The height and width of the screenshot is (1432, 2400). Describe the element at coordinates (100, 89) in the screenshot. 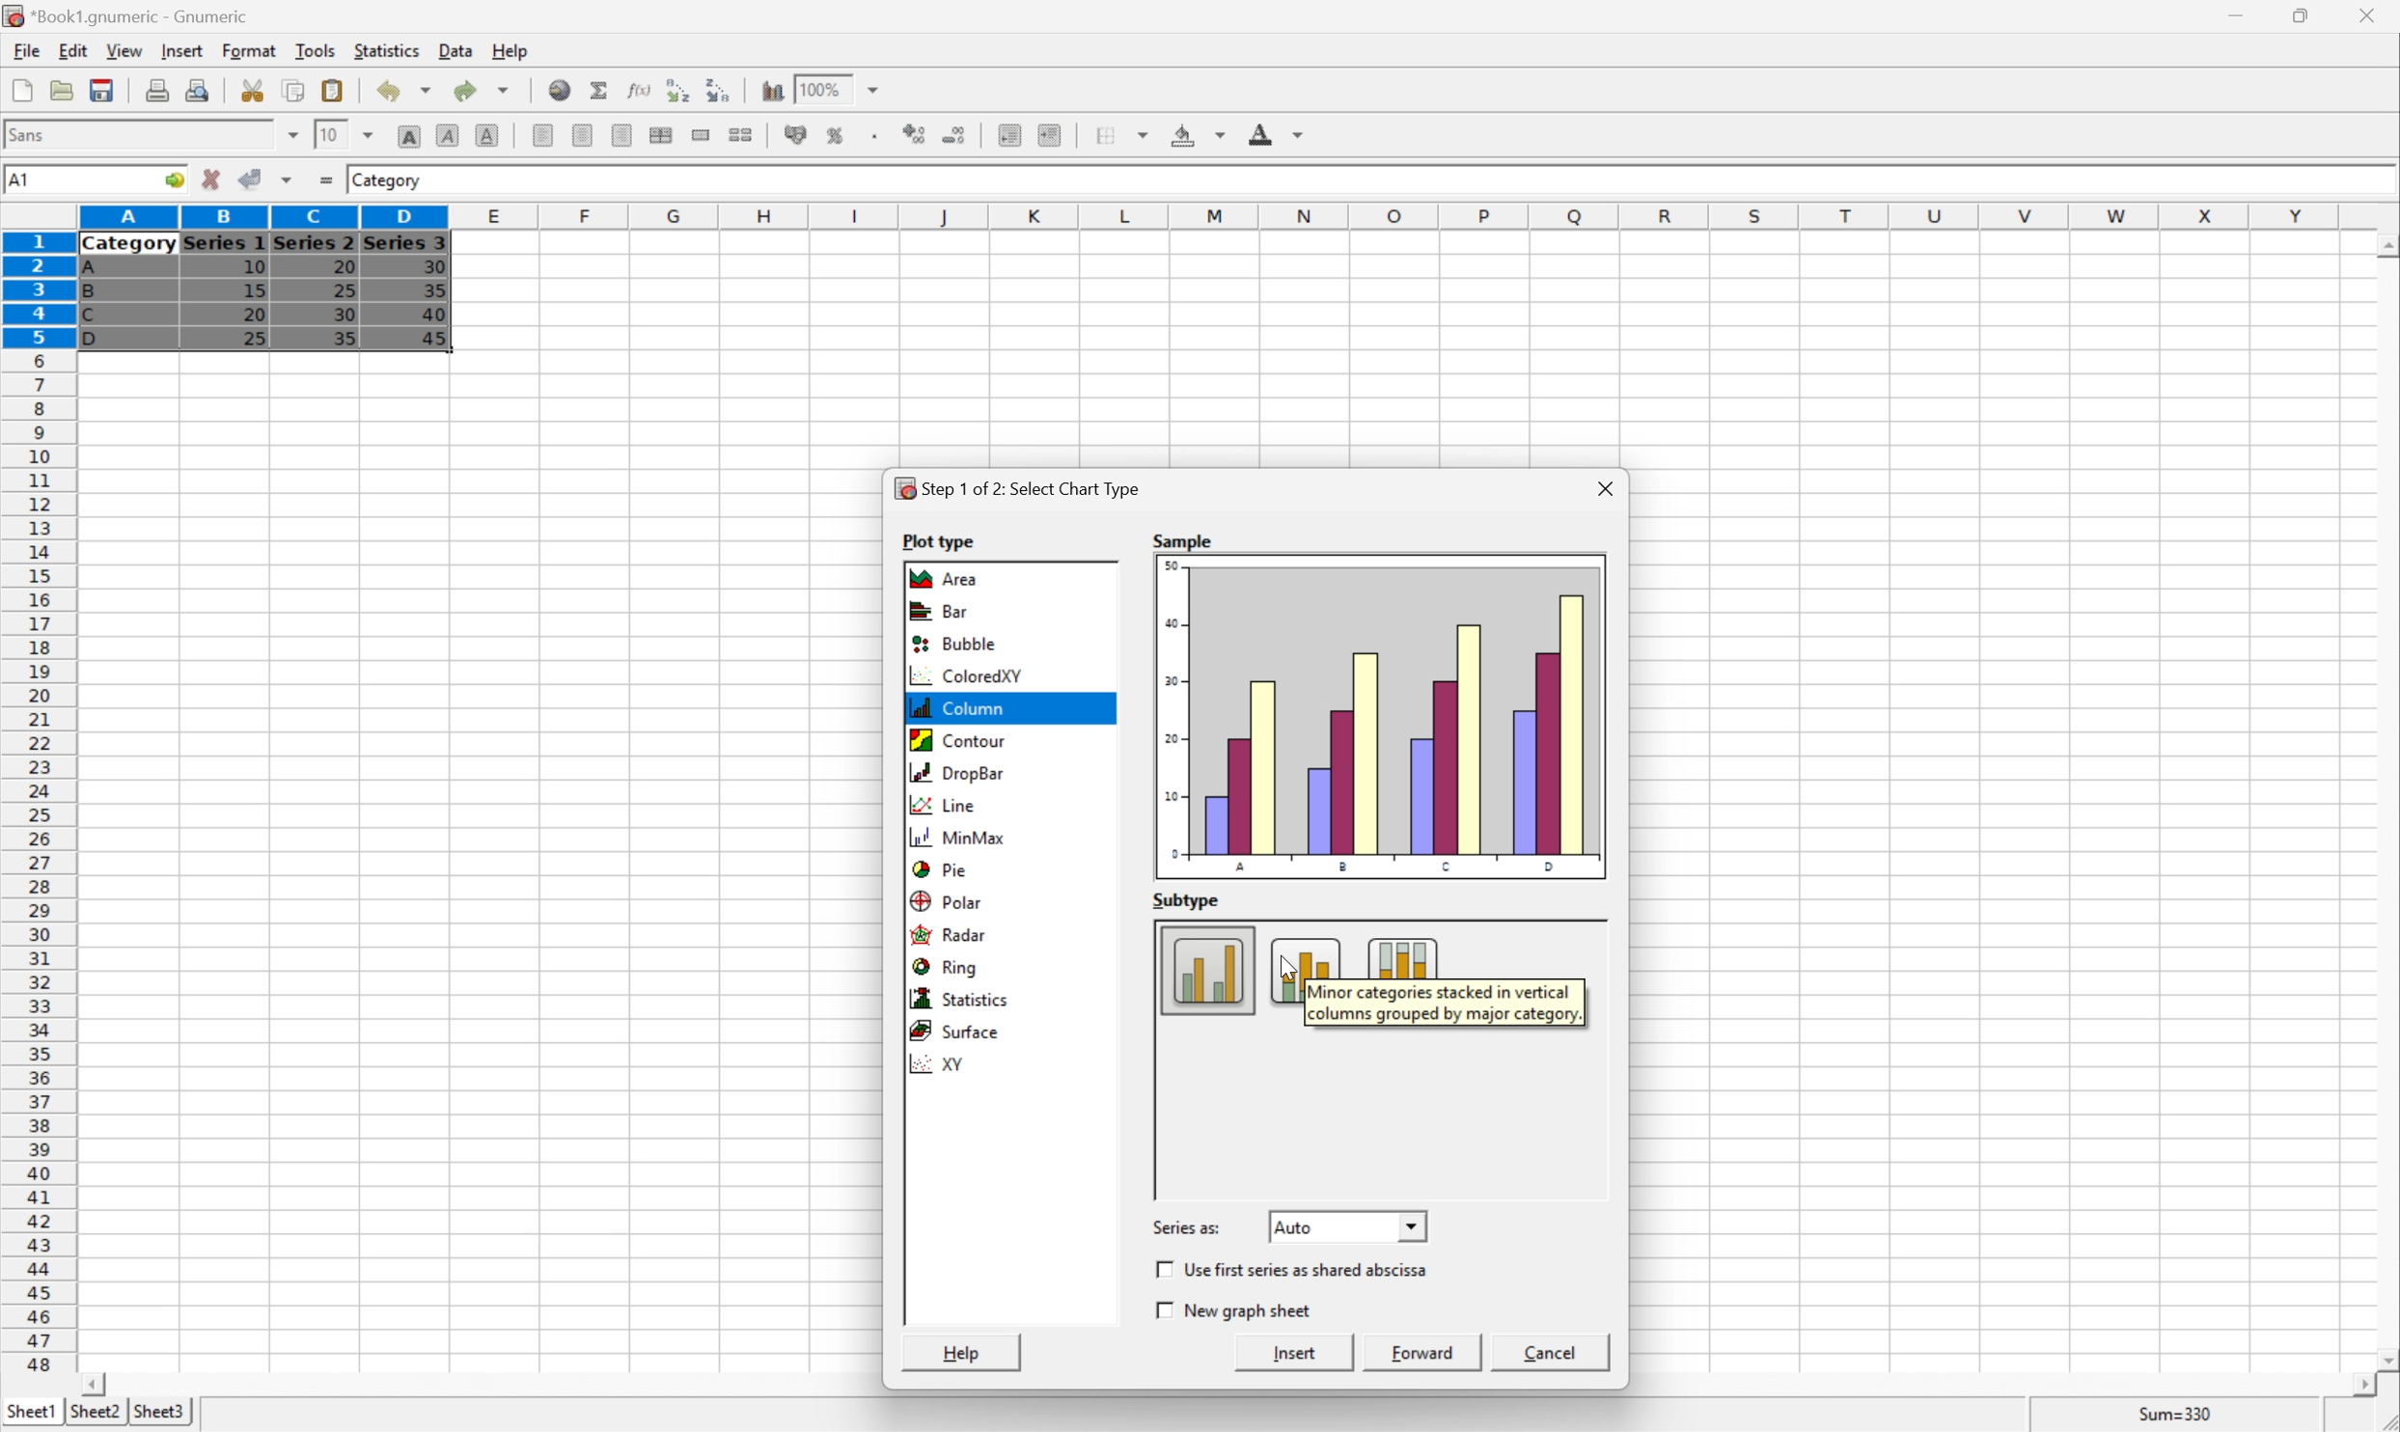

I see `Save current workbook` at that location.